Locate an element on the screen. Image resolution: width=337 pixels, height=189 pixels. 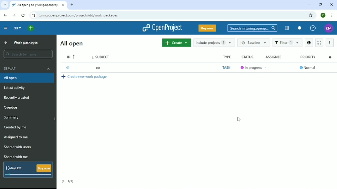
To notification center is located at coordinates (299, 28).